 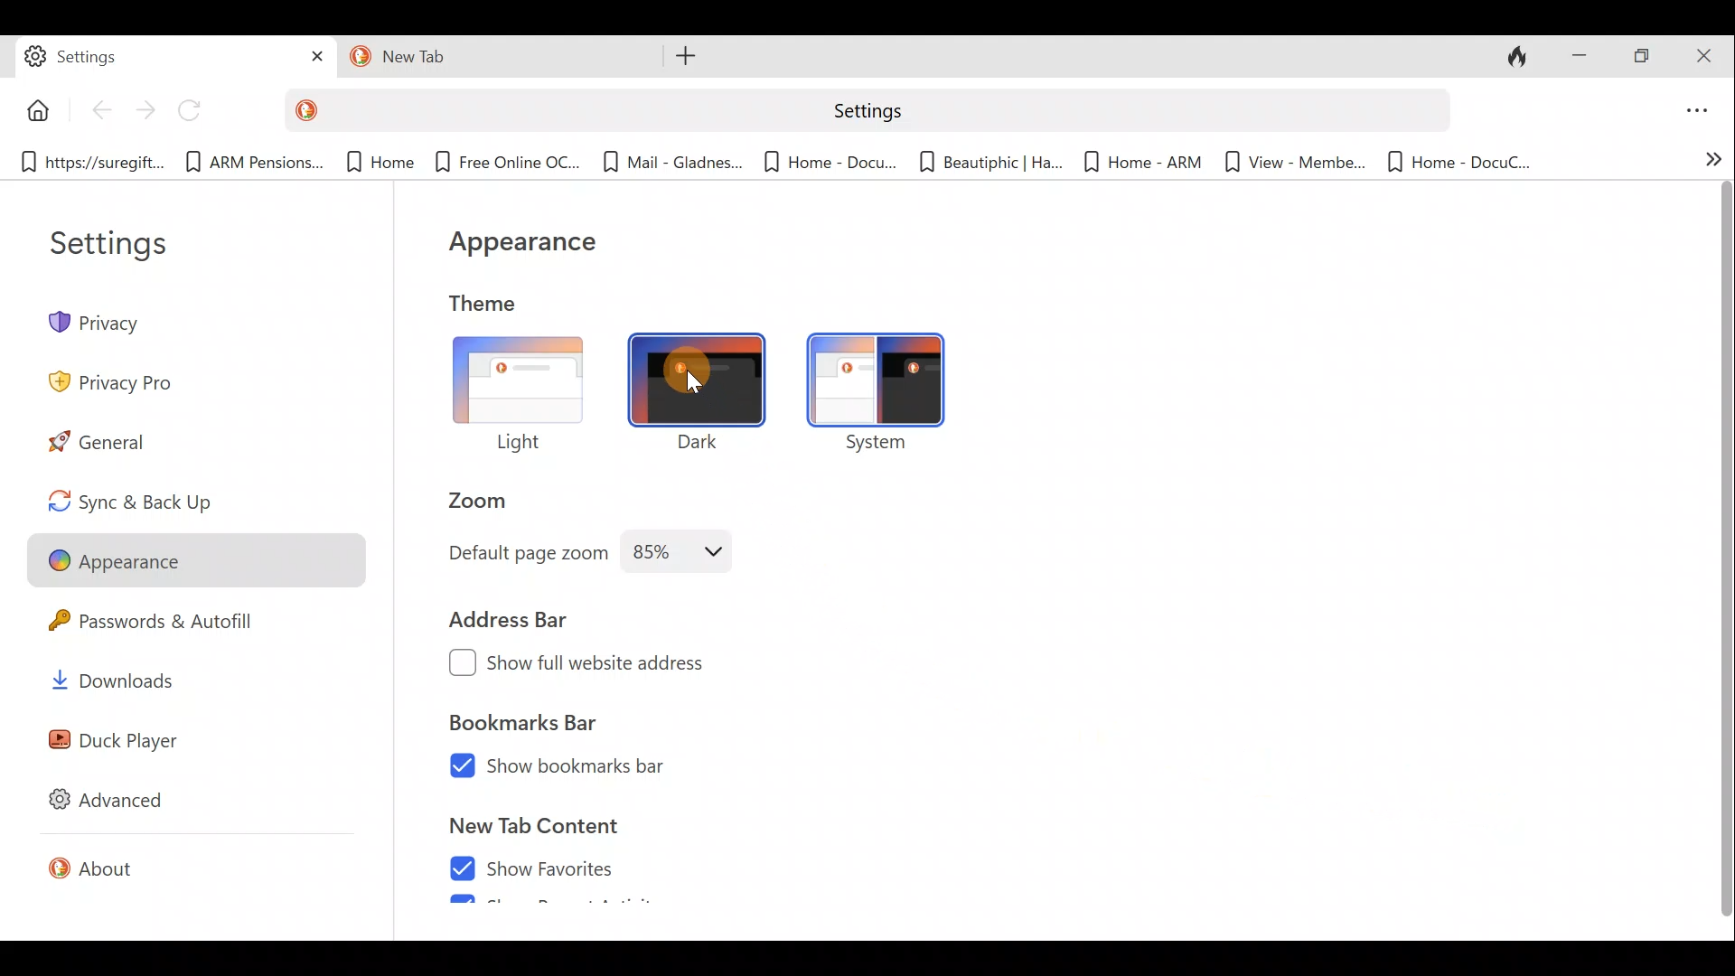 I want to click on Bookmark 9, so click(x=1292, y=166).